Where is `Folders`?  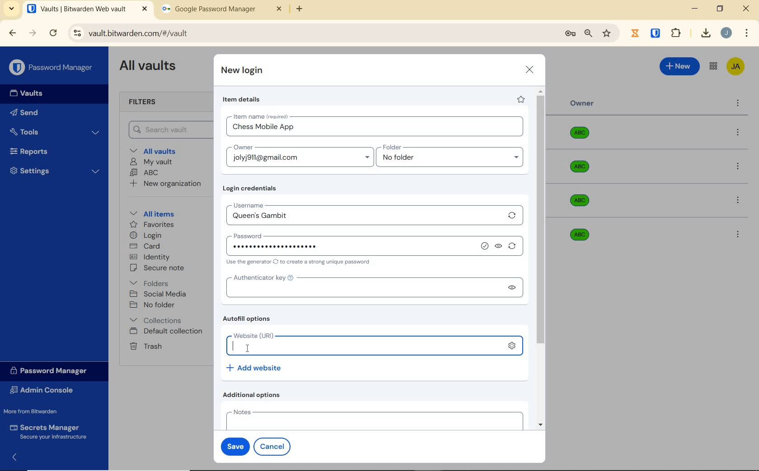
Folders is located at coordinates (151, 282).